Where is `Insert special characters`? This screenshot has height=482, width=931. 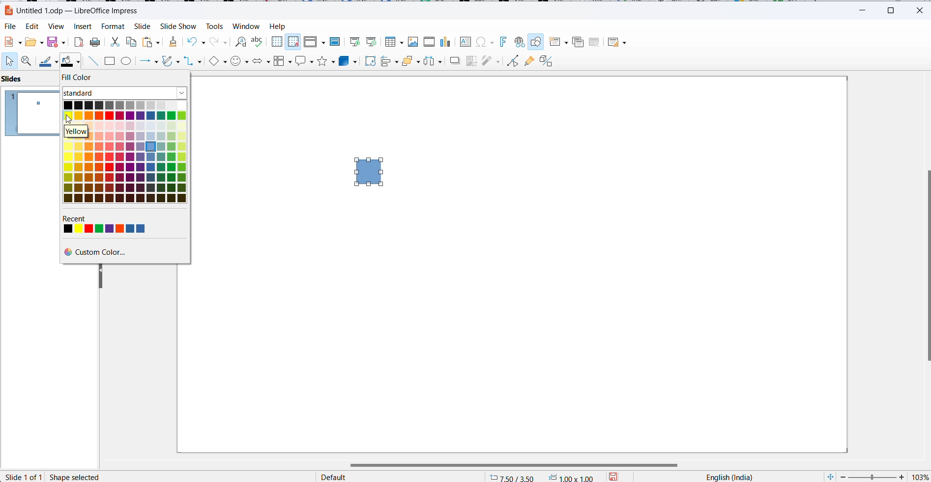 Insert special characters is located at coordinates (486, 42).